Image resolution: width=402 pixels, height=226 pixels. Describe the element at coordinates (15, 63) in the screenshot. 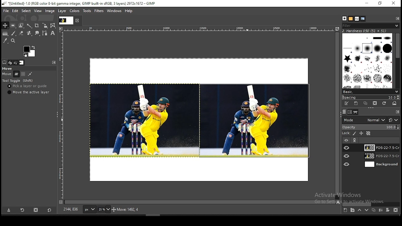

I see `undo history` at that location.